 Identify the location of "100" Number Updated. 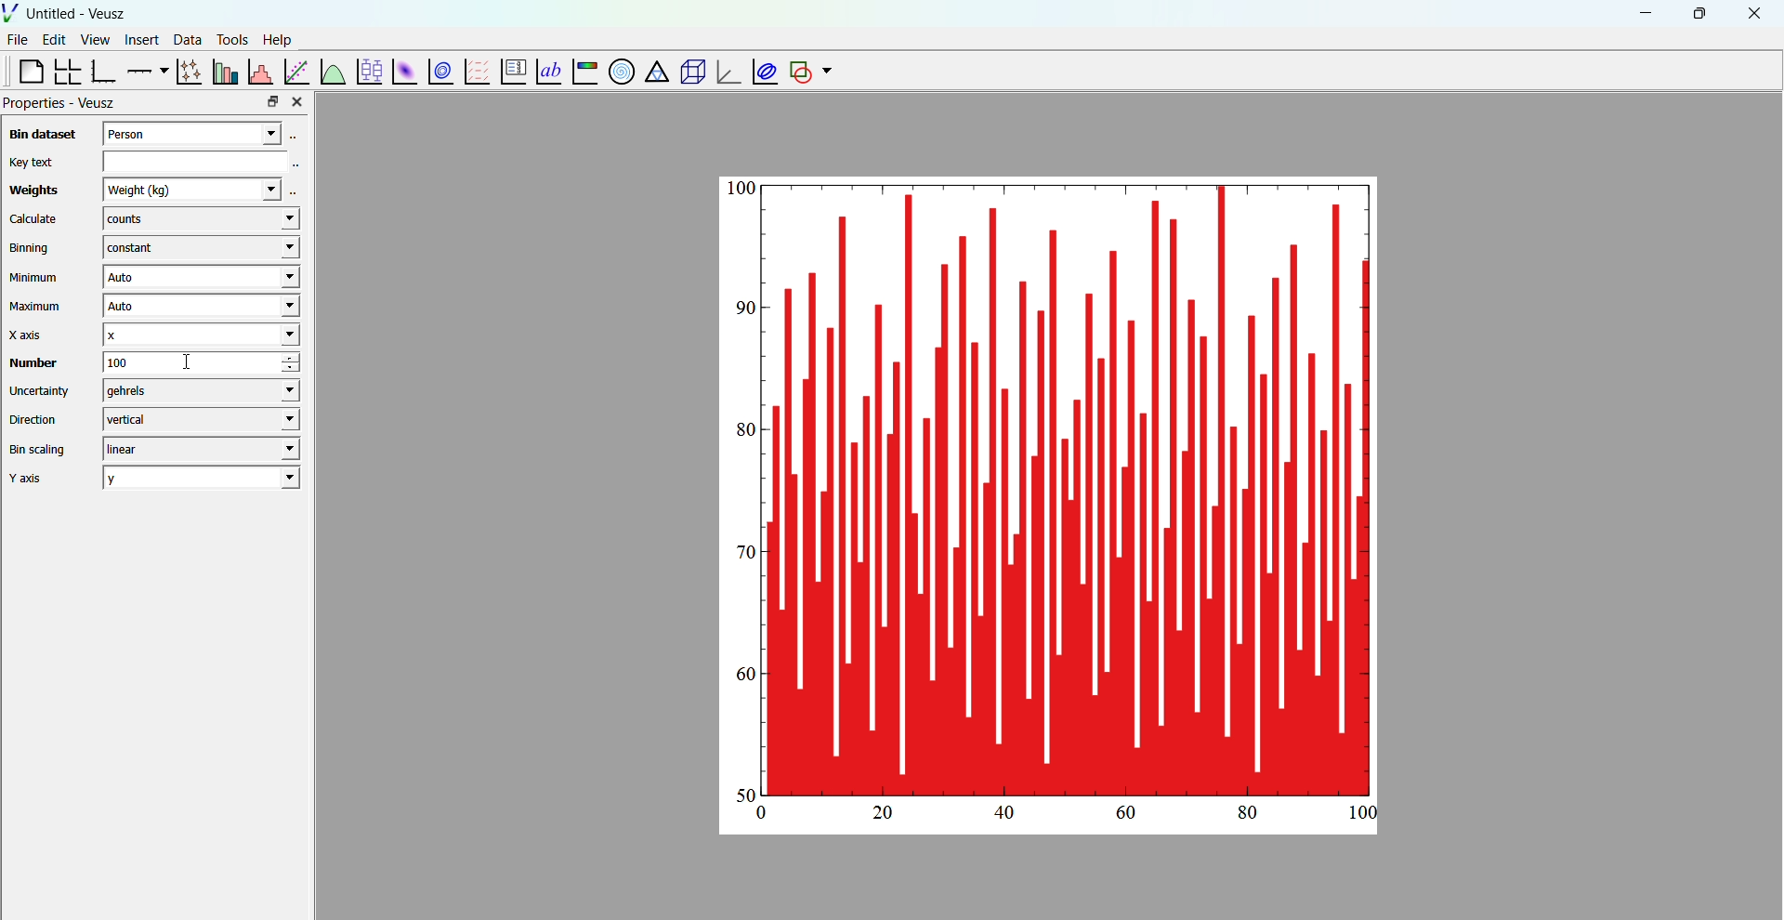
(176, 362).